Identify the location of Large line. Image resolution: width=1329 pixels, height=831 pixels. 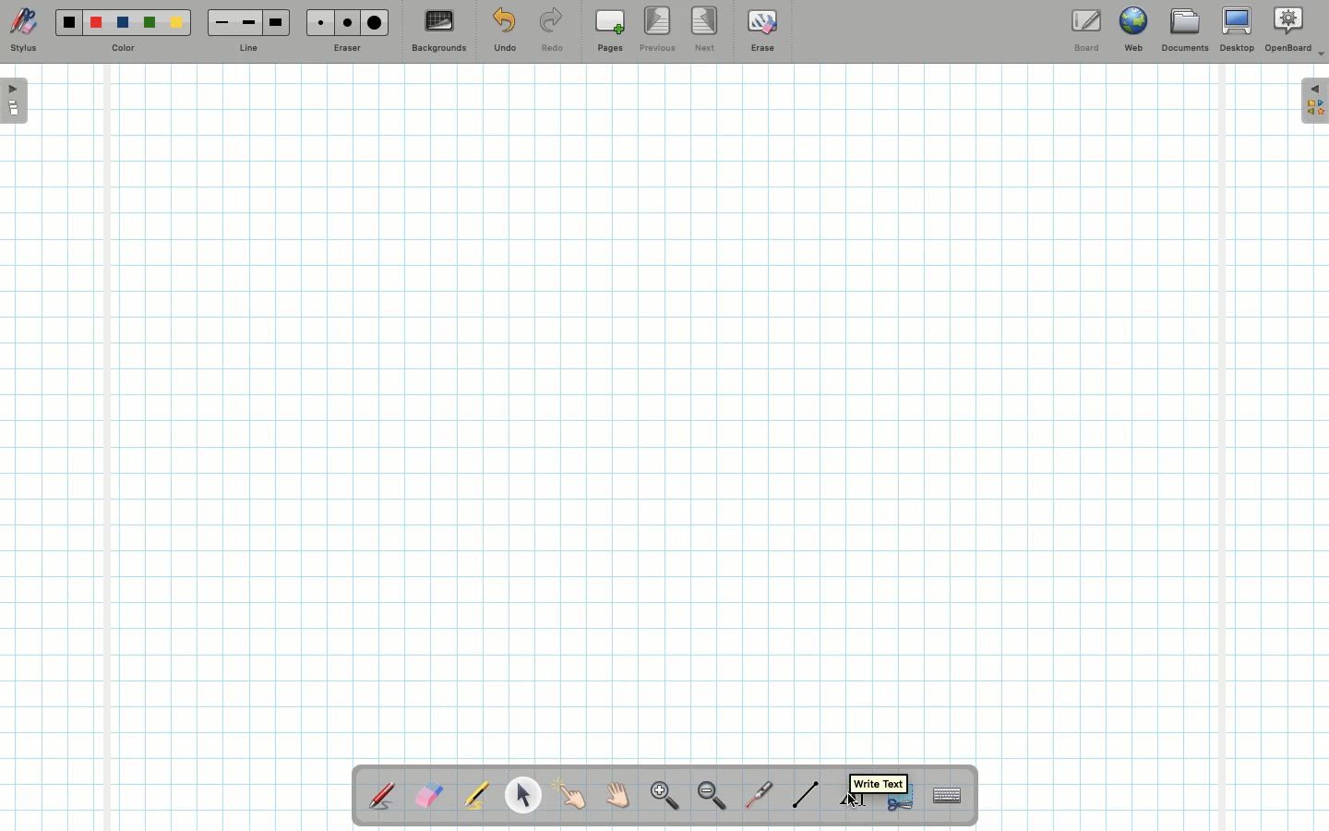
(277, 22).